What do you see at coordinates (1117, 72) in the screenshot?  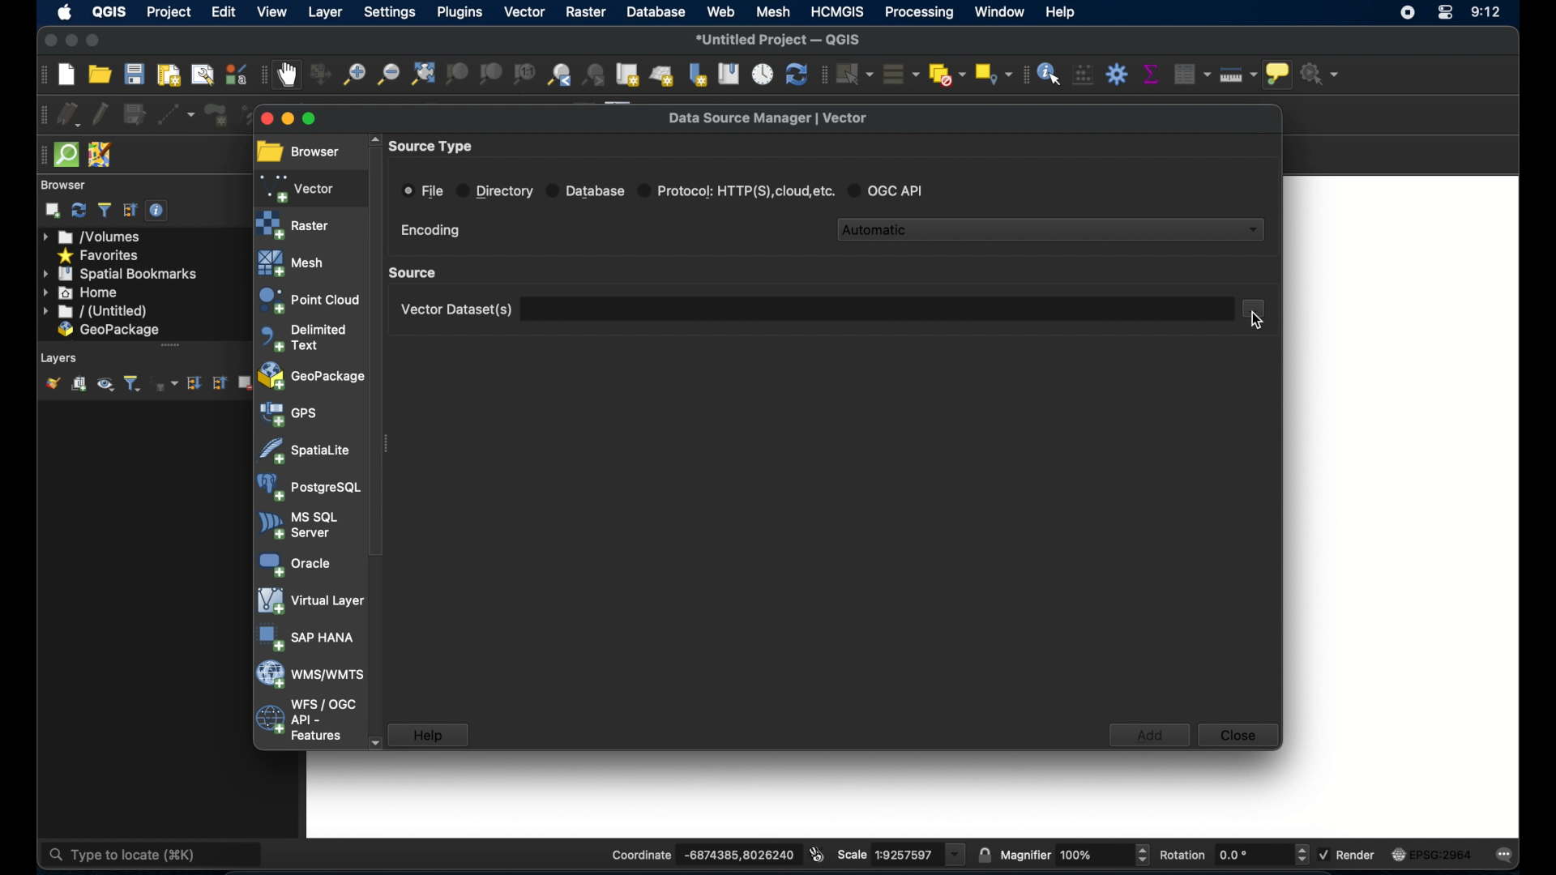 I see `toolbox` at bounding box center [1117, 72].